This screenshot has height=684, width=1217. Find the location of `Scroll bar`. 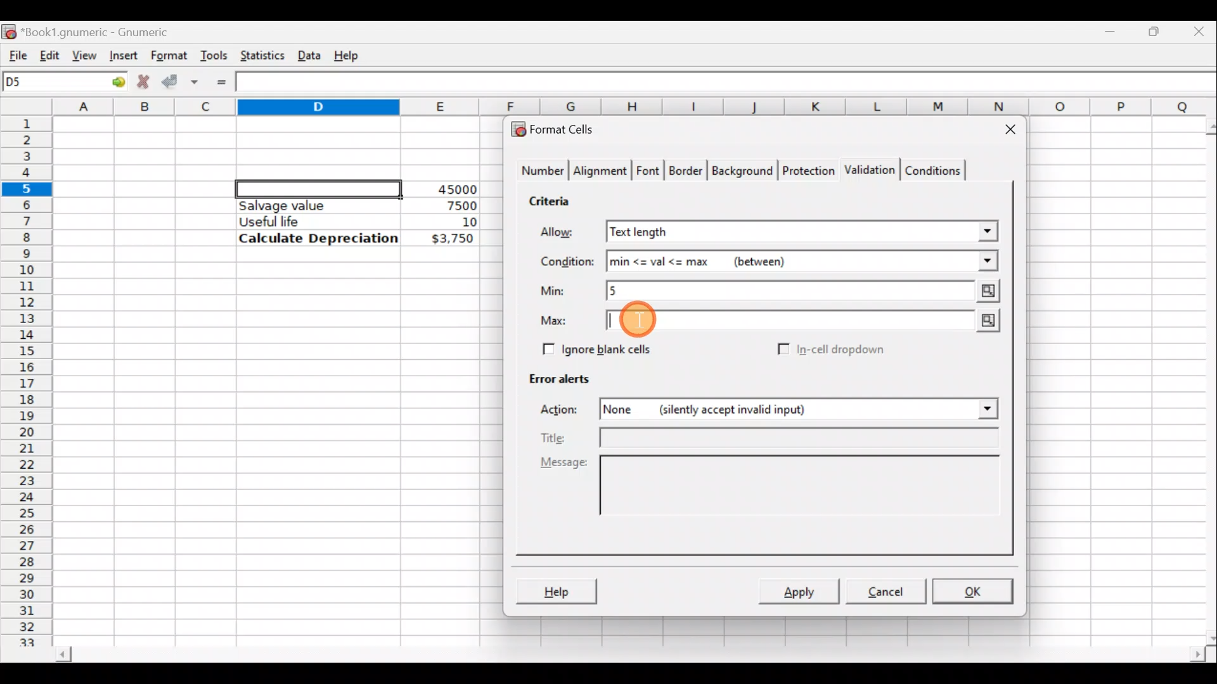

Scroll bar is located at coordinates (628, 656).